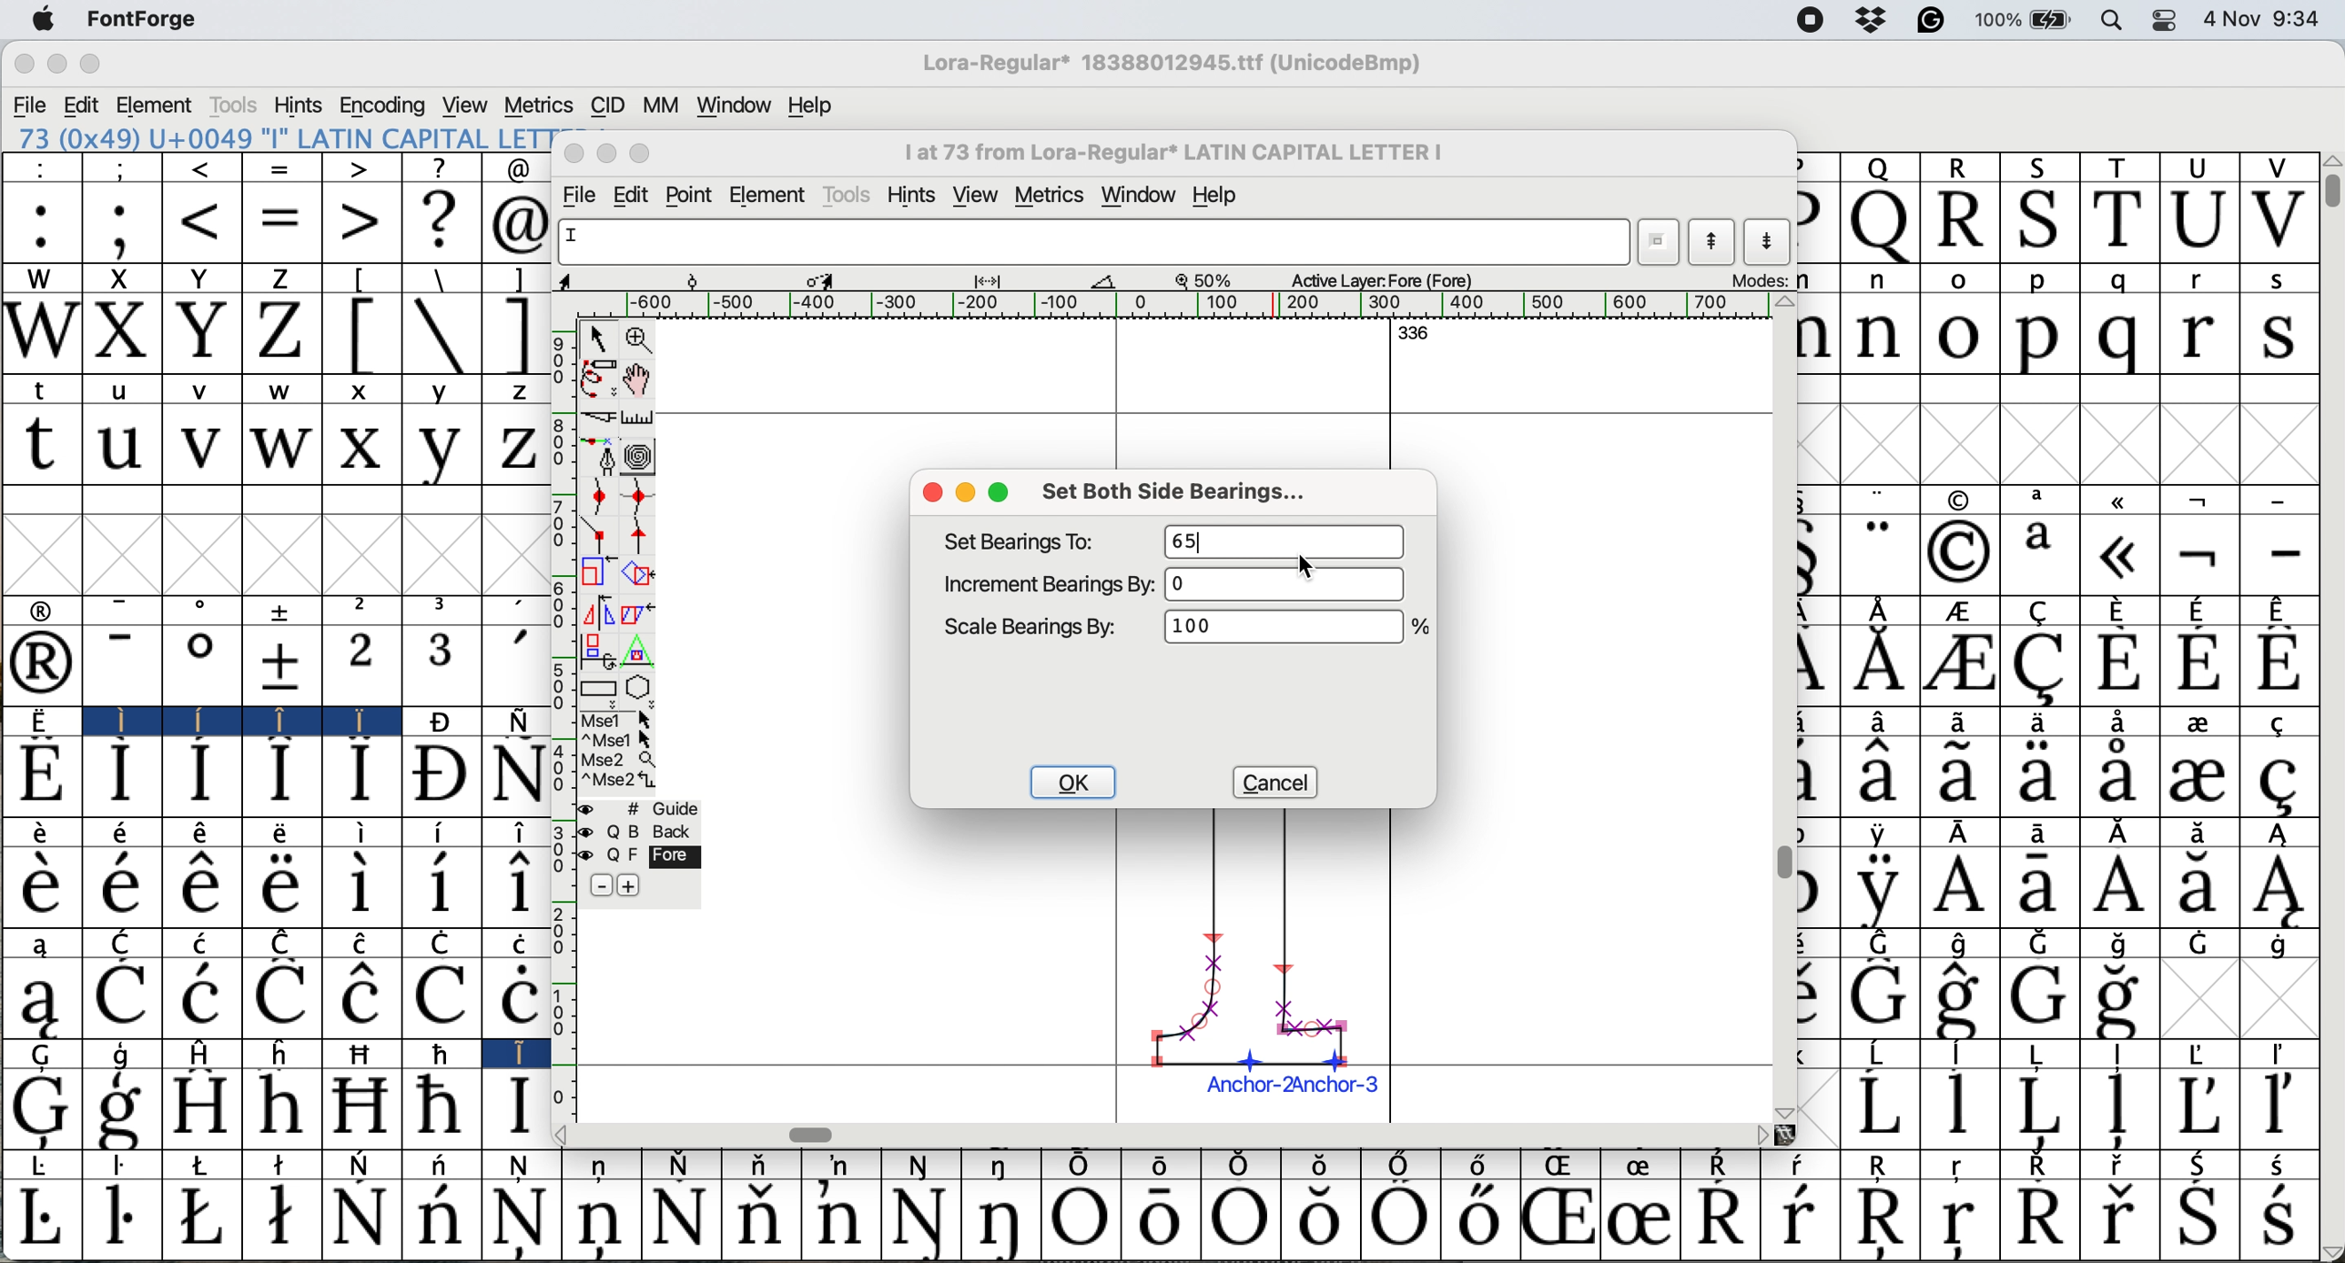 The image size is (2345, 1263). I want to click on , so click(591, 808).